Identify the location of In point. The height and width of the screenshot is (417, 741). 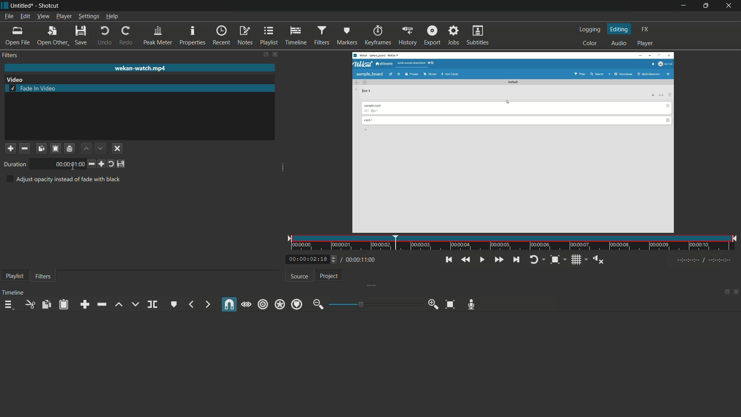
(705, 261).